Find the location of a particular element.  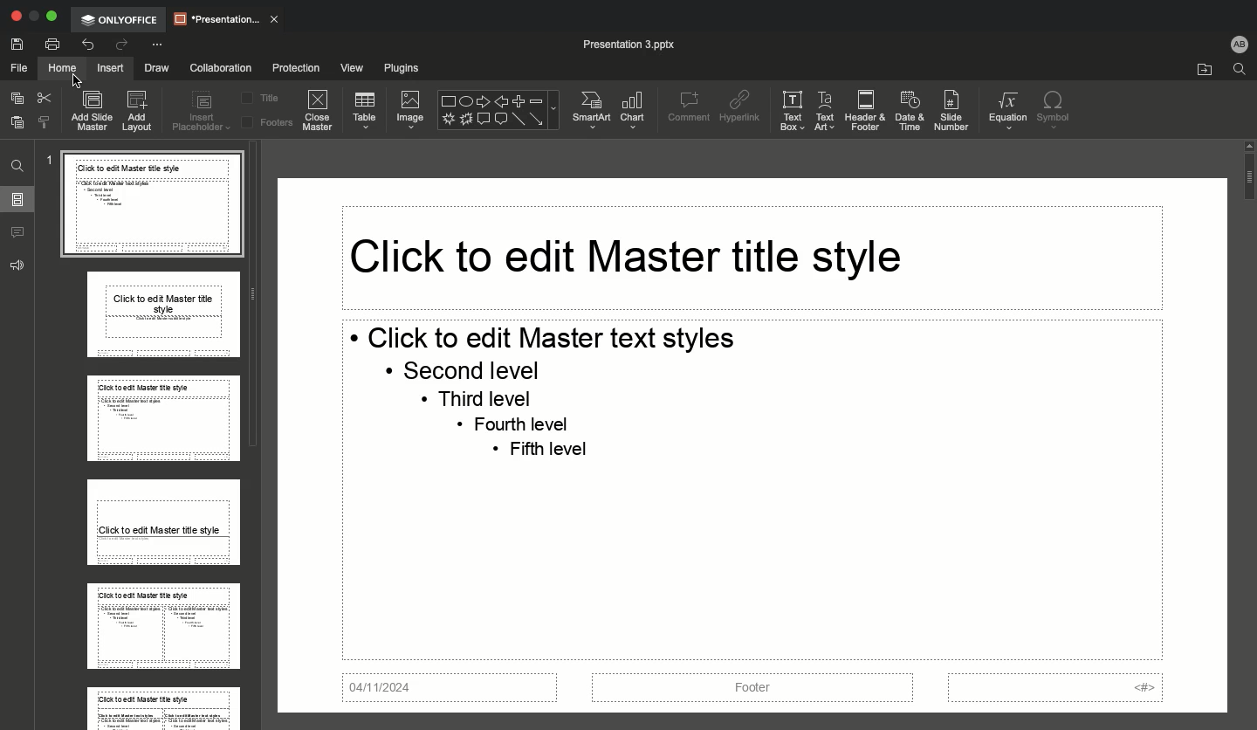

Rounded Rectangular callout is located at coordinates (502, 119).